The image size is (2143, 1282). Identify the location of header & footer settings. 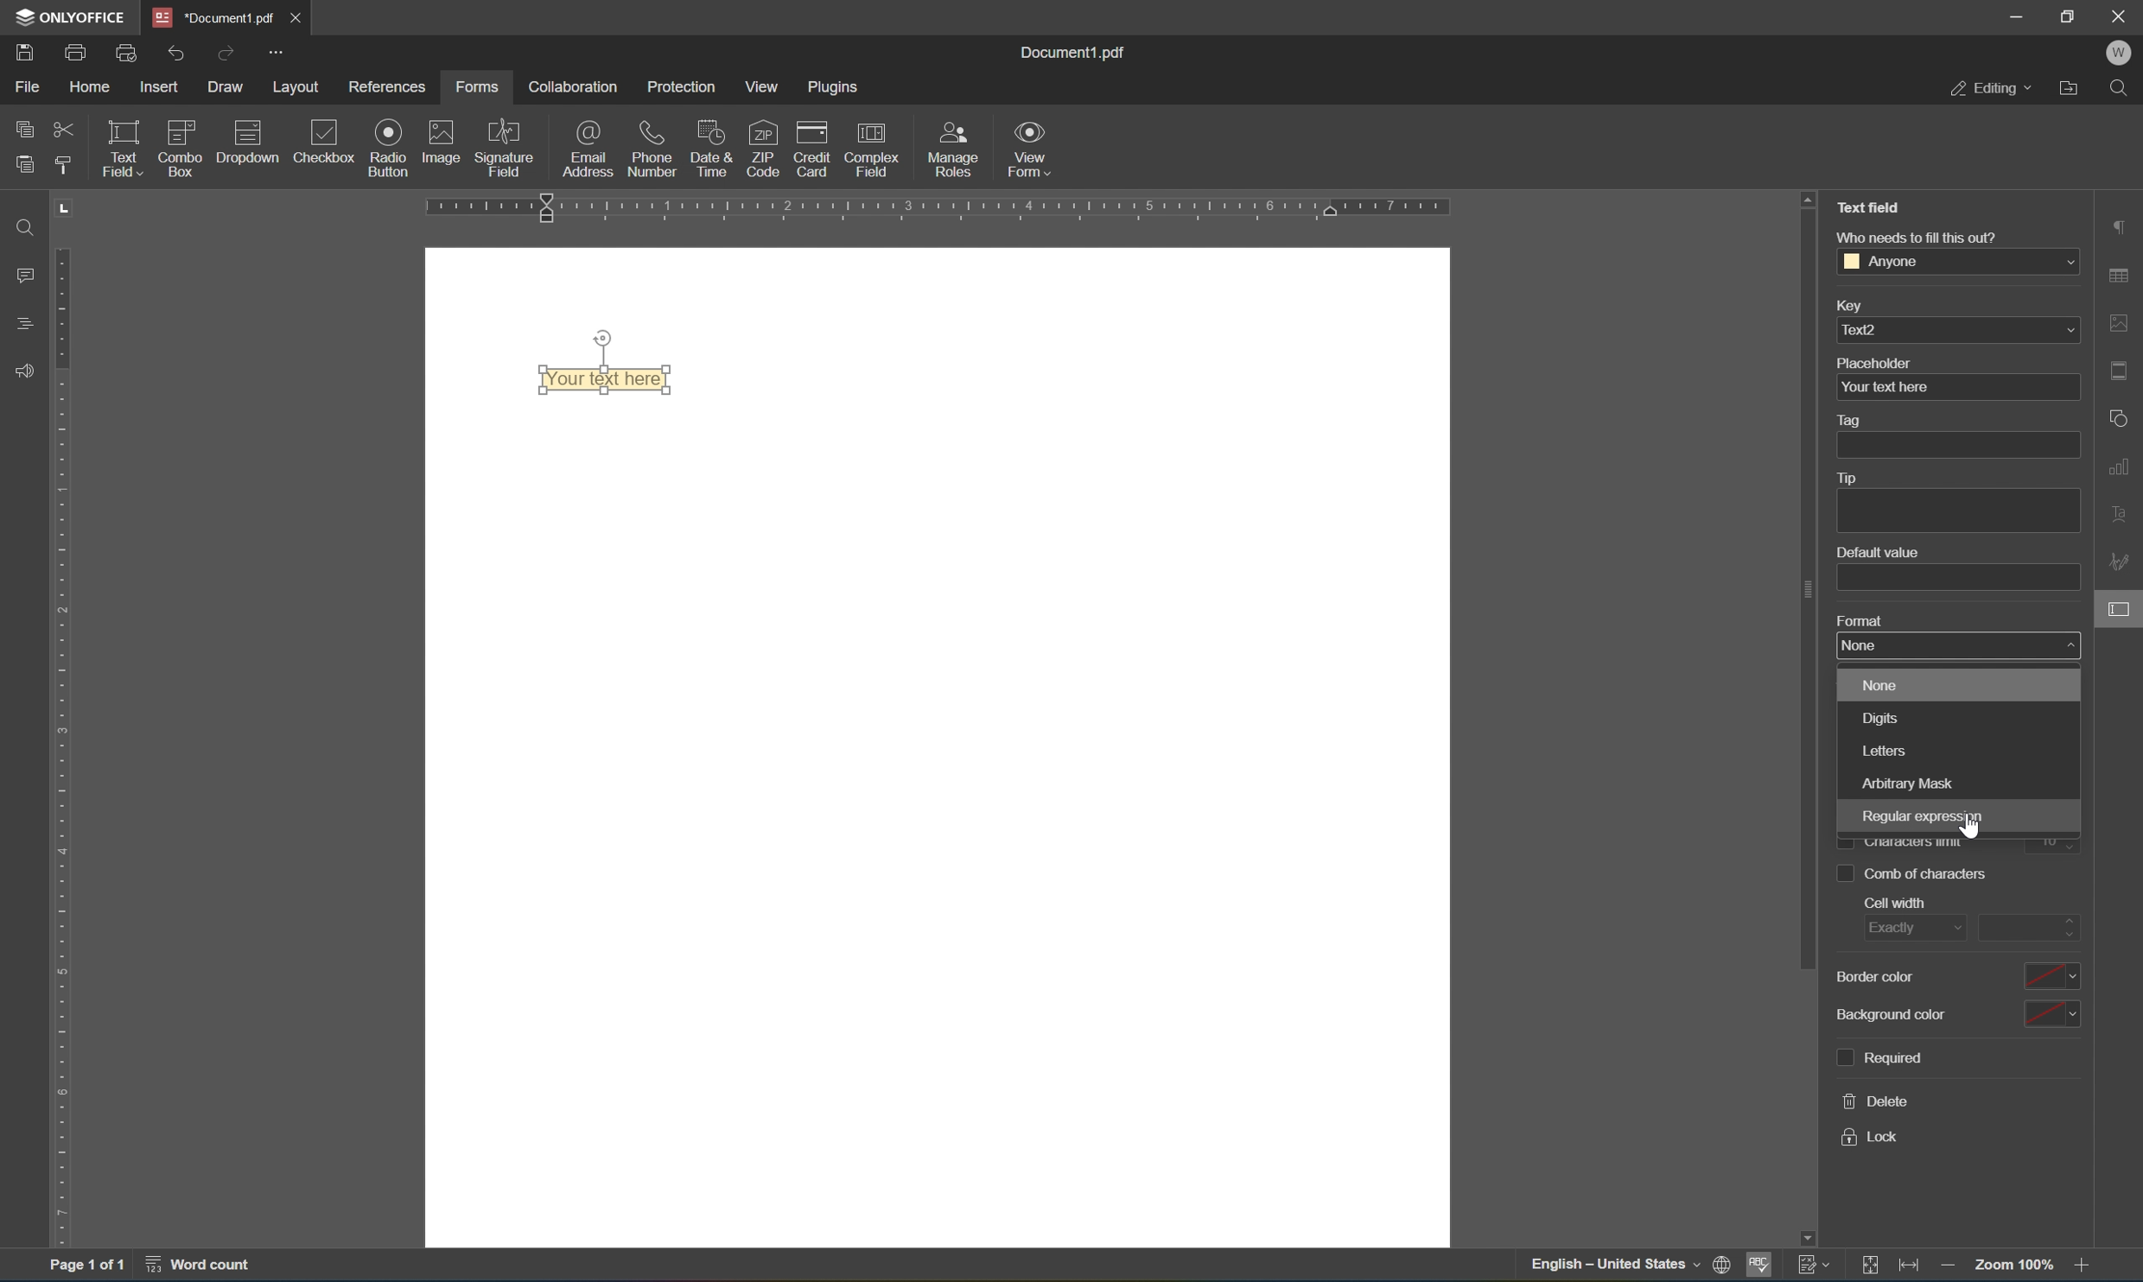
(2121, 372).